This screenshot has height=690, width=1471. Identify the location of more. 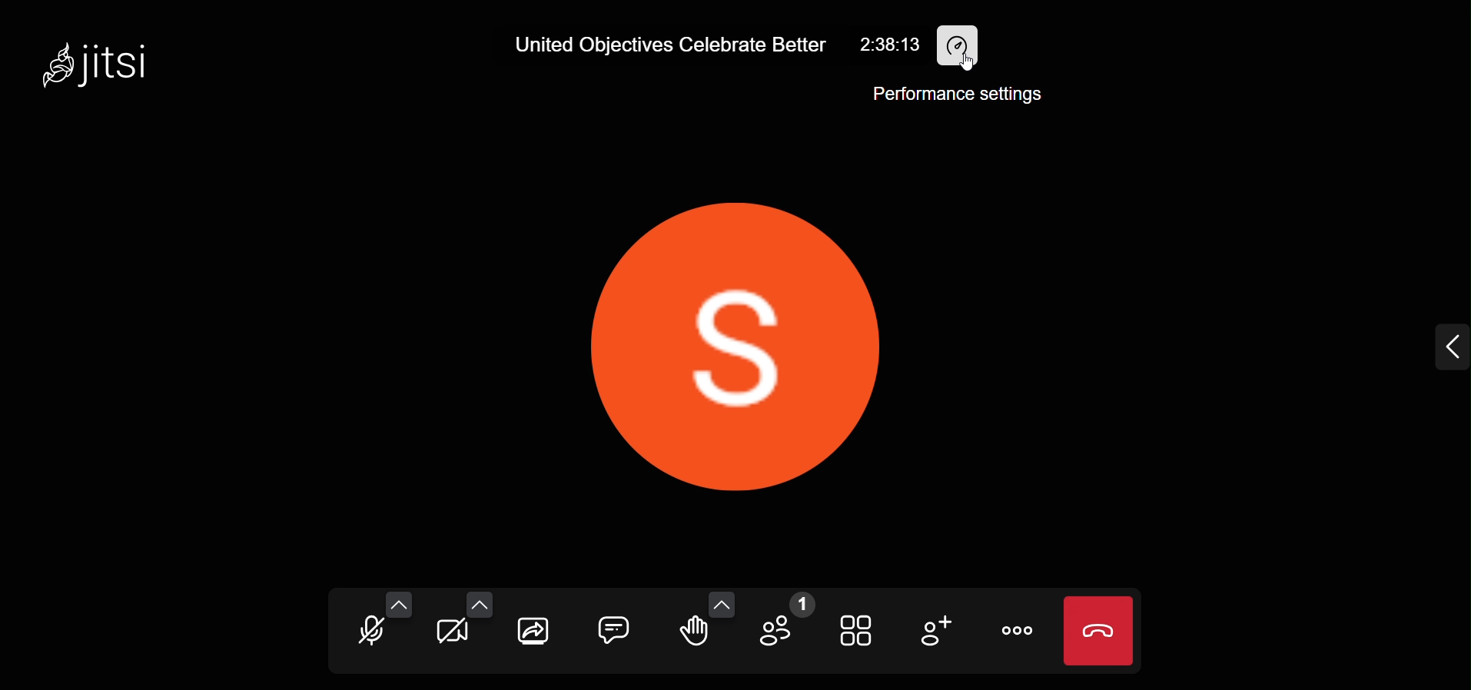
(1017, 631).